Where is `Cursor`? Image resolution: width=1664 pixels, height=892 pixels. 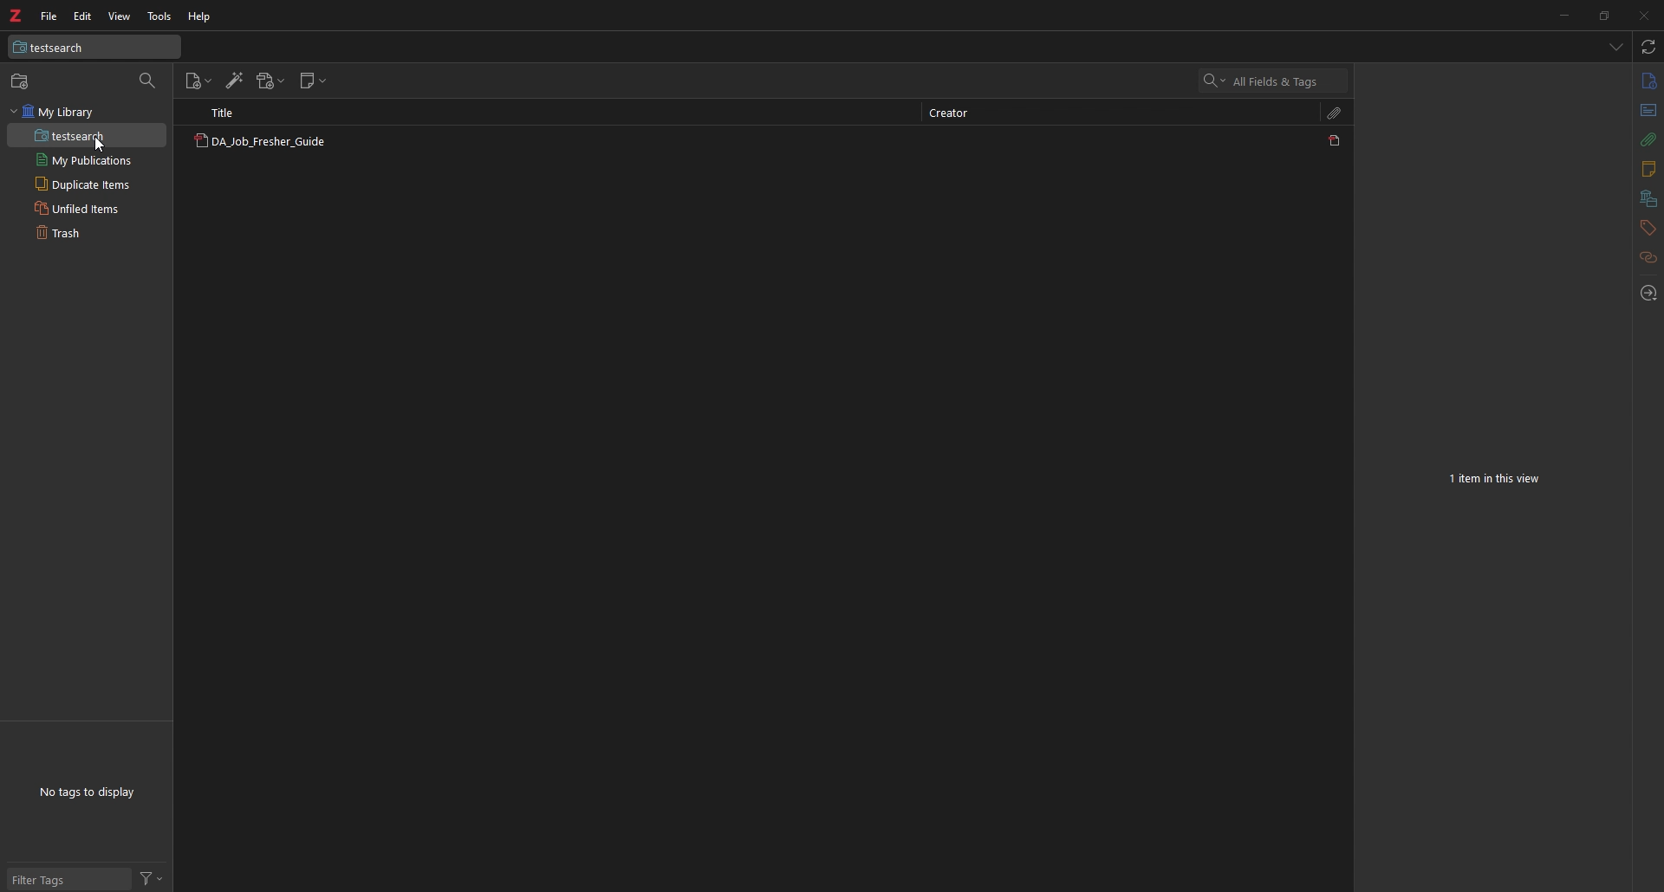
Cursor is located at coordinates (101, 143).